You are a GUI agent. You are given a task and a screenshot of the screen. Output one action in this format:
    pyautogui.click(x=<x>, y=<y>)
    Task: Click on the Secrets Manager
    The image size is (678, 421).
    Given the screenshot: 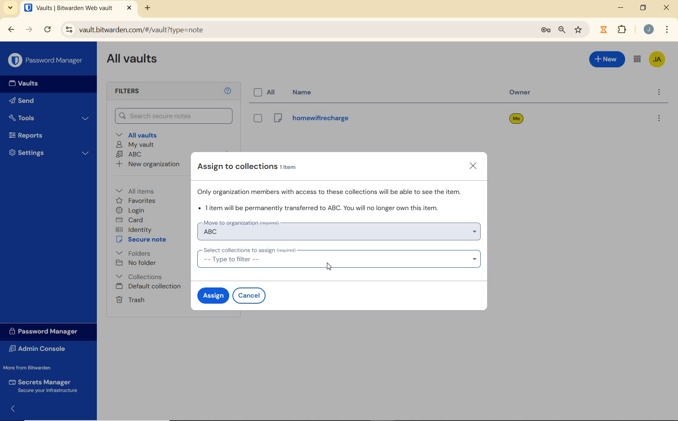 What is the action you would take?
    pyautogui.click(x=45, y=386)
    